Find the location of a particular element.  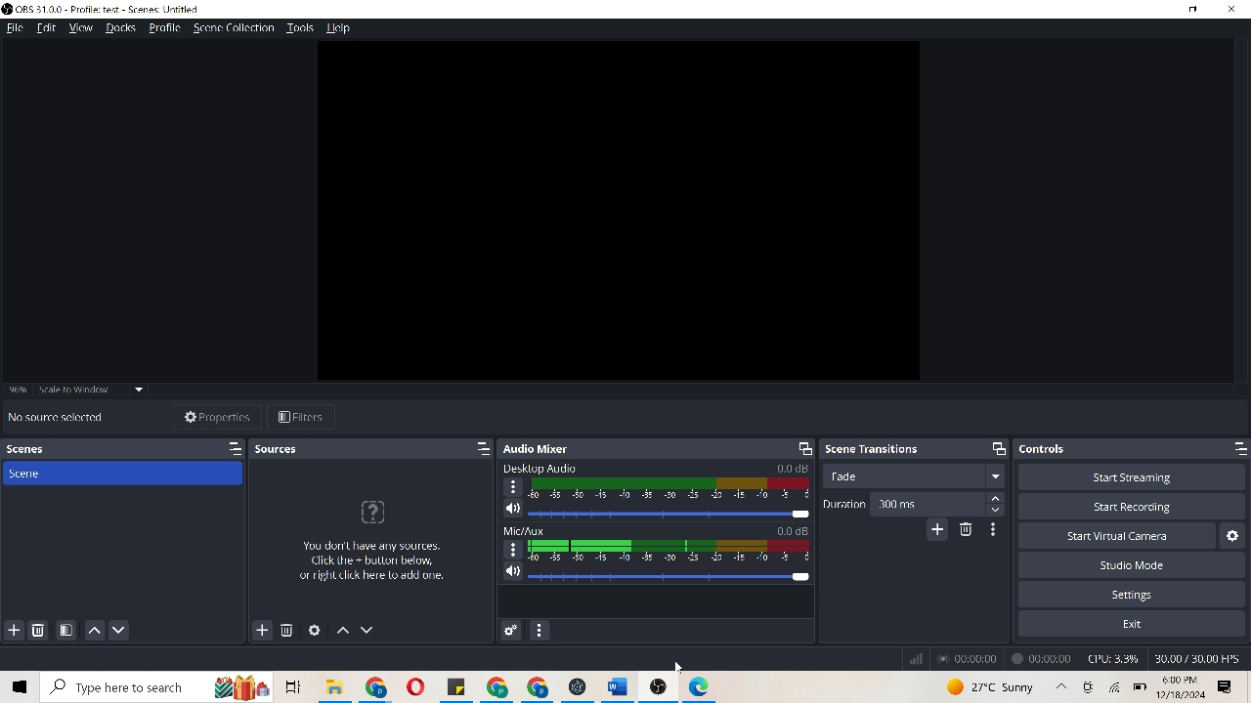

move sources up is located at coordinates (342, 632).